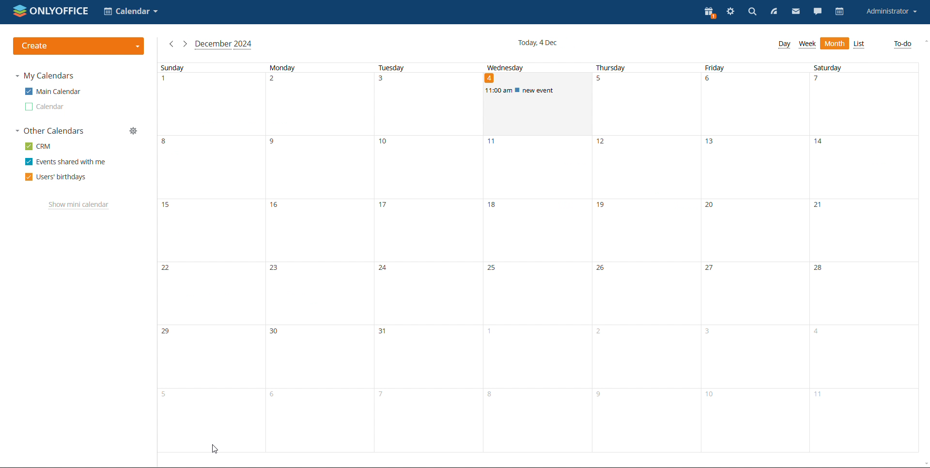 Image resolution: width=930 pixels, height=468 pixels. What do you see at coordinates (214, 449) in the screenshot?
I see `cursor` at bounding box center [214, 449].